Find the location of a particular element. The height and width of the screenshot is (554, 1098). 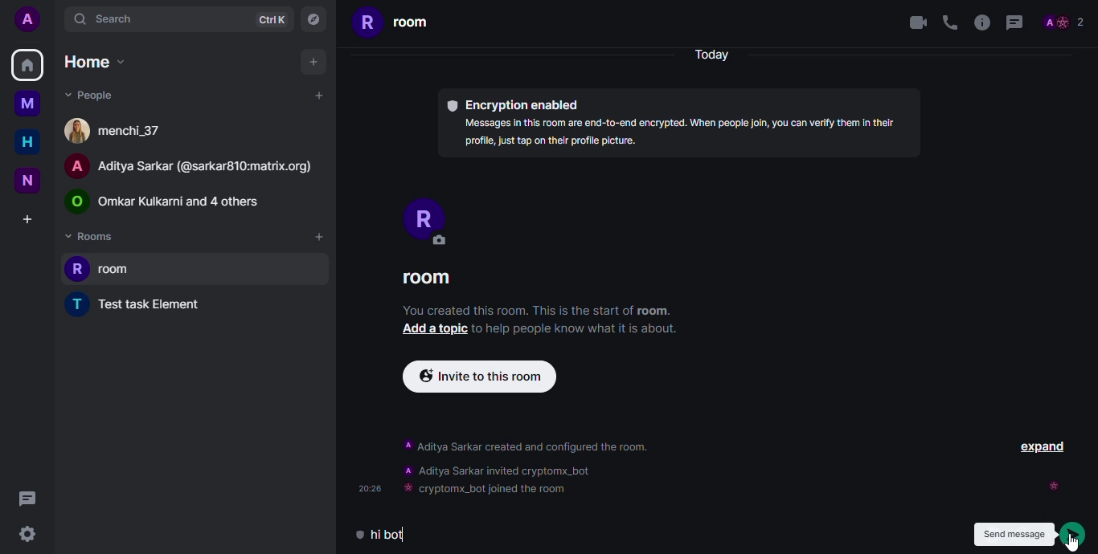

create a space is located at coordinates (28, 218).